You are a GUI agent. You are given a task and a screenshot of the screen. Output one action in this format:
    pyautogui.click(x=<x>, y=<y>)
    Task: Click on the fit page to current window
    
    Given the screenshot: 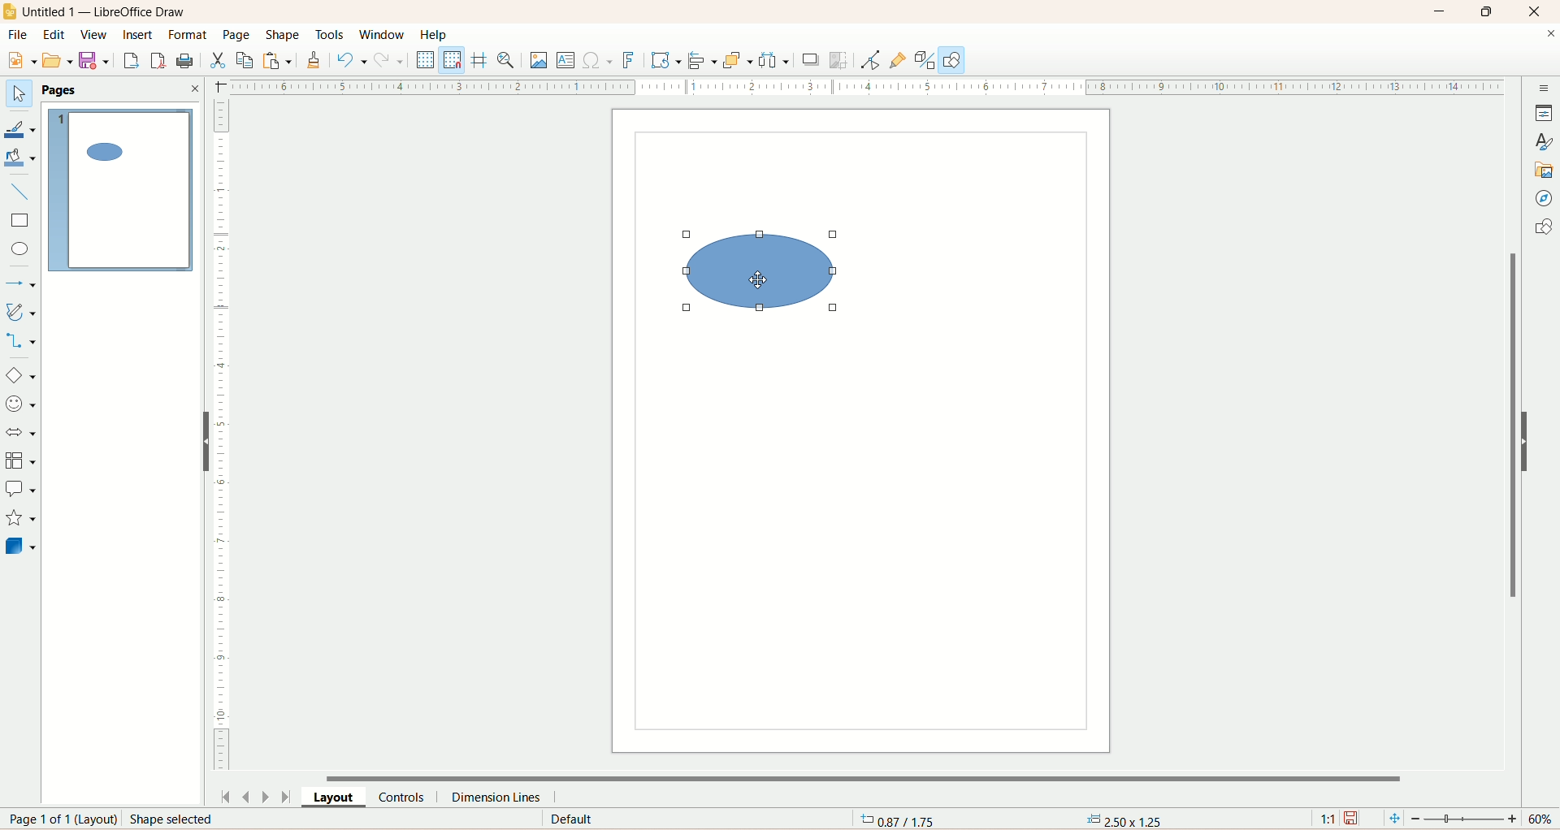 What is the action you would take?
    pyautogui.click(x=1392, y=819)
    